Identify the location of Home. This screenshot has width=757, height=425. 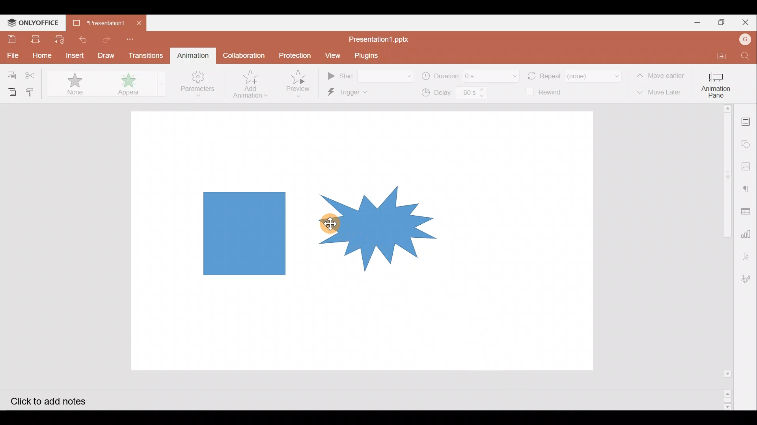
(40, 56).